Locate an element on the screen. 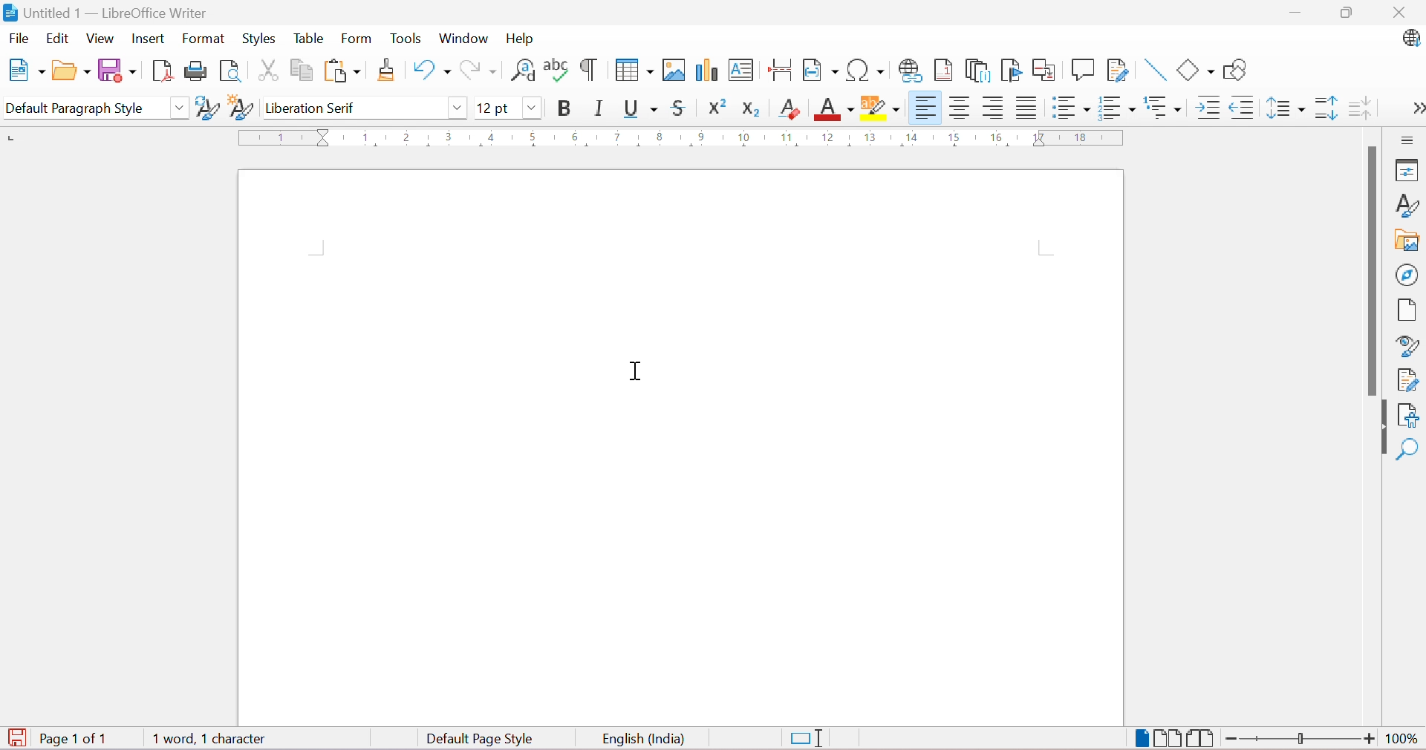 The image size is (1426, 750). Standard Selection. Click to change selection mode. is located at coordinates (808, 739).